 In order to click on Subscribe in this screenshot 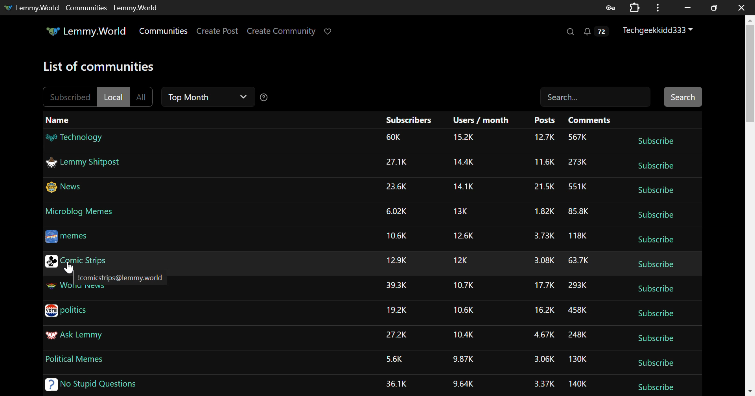, I will do `click(658, 216)`.